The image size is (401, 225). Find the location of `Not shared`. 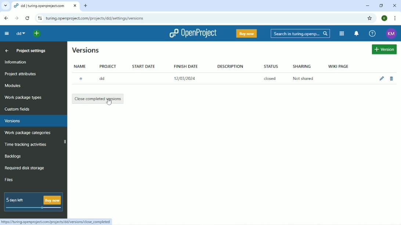

Not shared is located at coordinates (301, 78).